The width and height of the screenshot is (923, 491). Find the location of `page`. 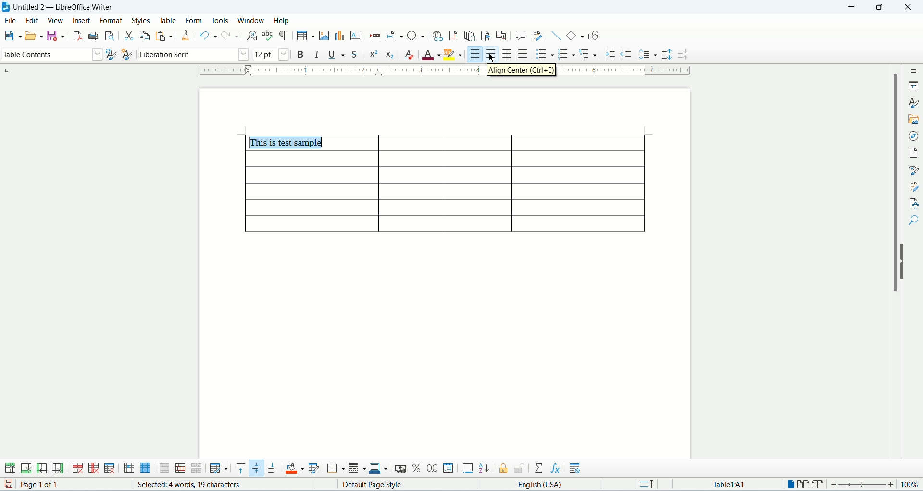

page is located at coordinates (914, 151).